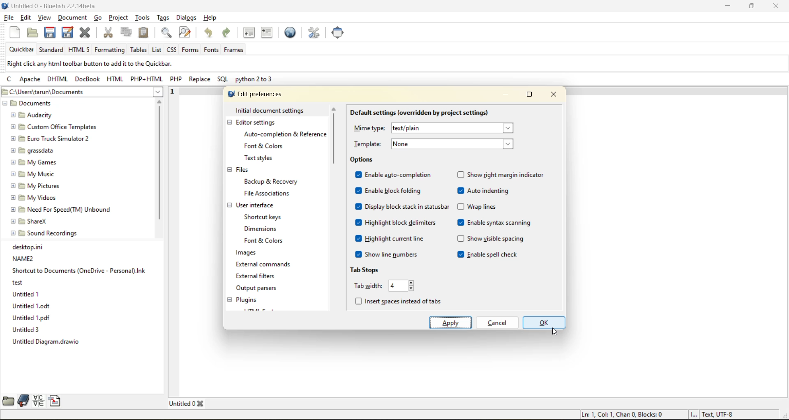 Image resolution: width=789 pixels, height=420 pixels. Describe the element at coordinates (495, 222) in the screenshot. I see `enable syntax scanning` at that location.